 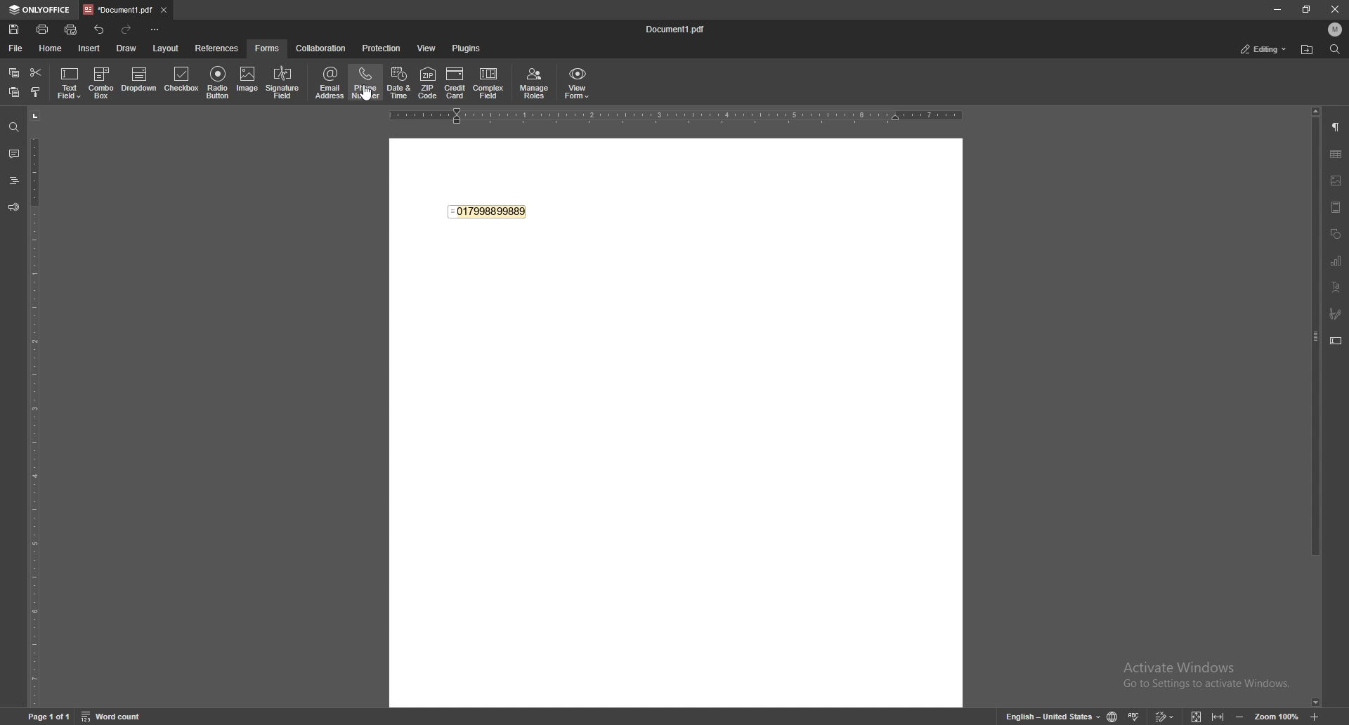 I want to click on collaboration, so click(x=321, y=48).